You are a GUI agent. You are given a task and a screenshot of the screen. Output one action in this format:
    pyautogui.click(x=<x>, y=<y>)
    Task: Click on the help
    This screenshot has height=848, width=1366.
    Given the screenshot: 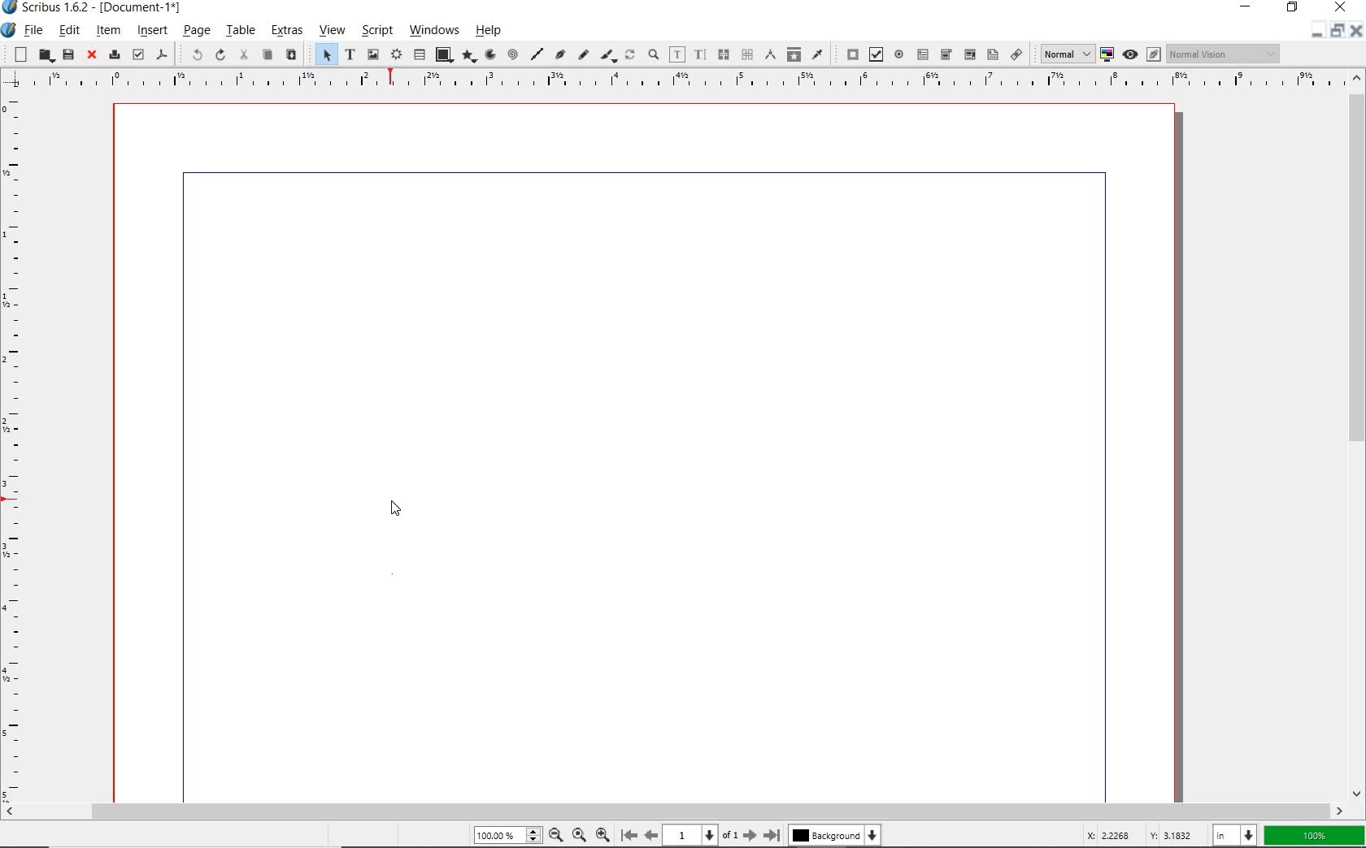 What is the action you would take?
    pyautogui.click(x=492, y=30)
    